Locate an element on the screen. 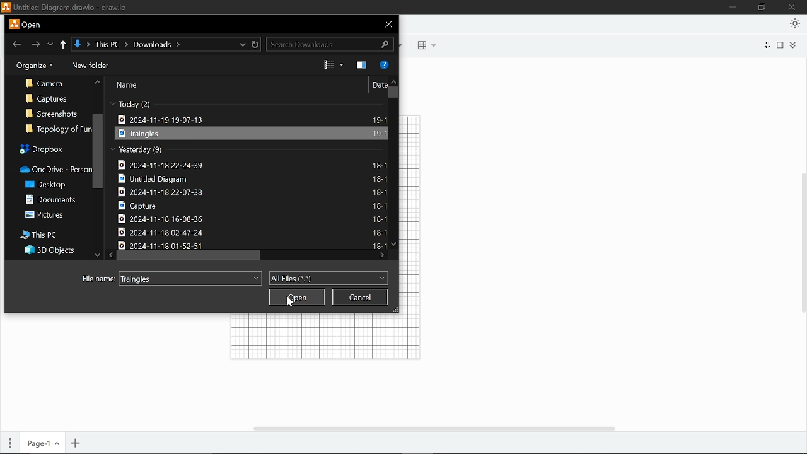 Image resolution: width=807 pixels, height=454 pixels. horizontal scrollbar is located at coordinates (439, 426).